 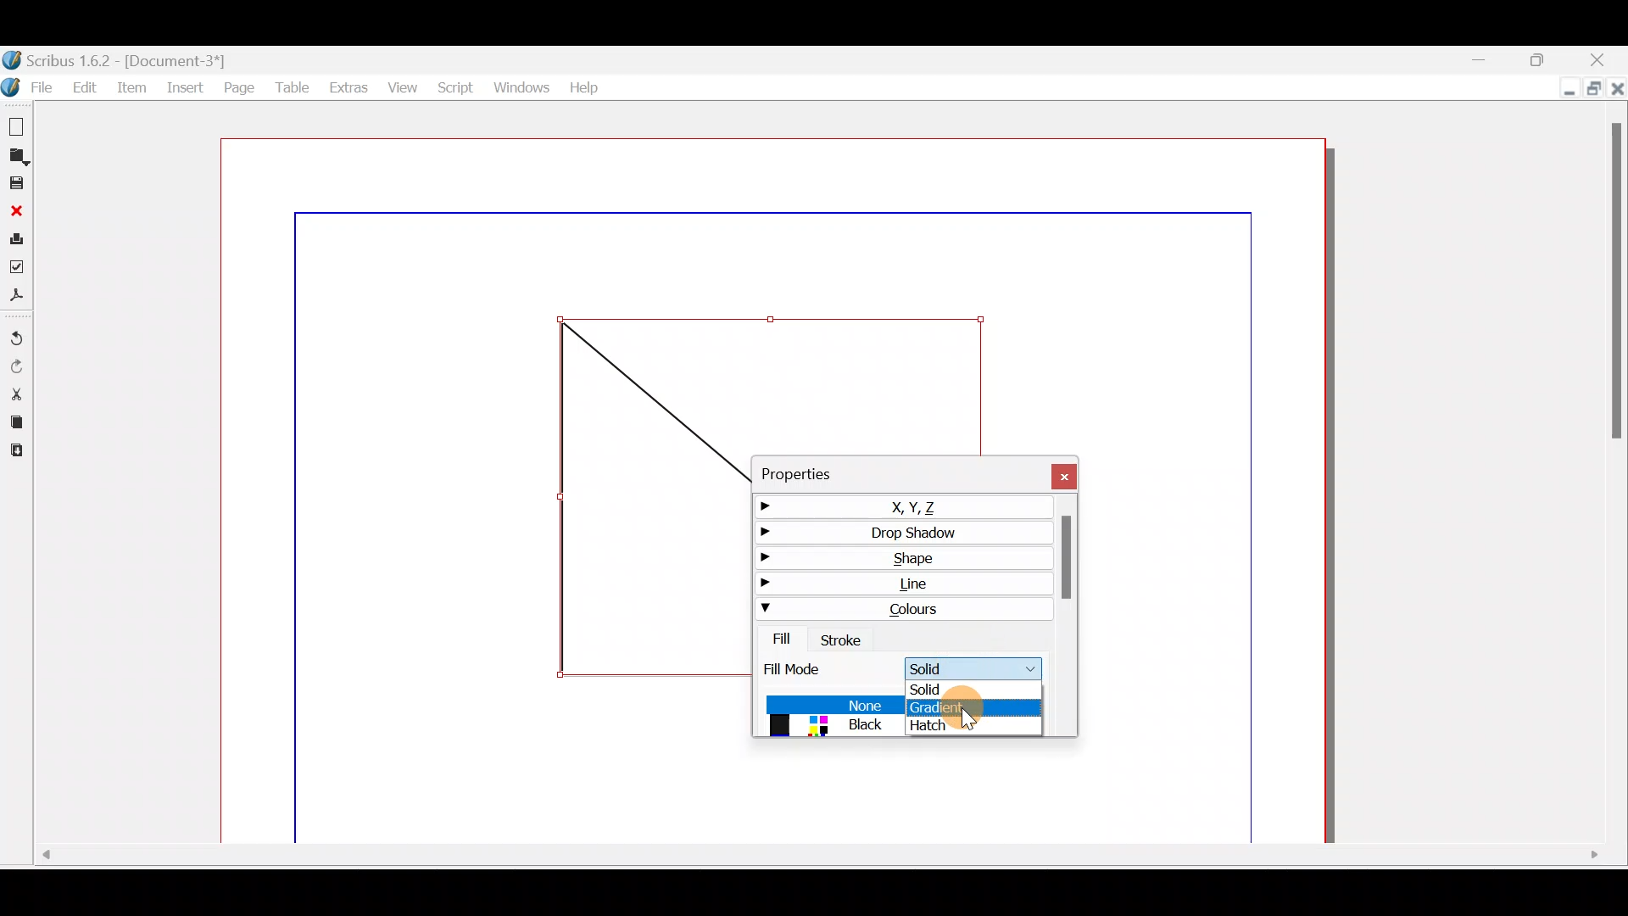 I want to click on Script, so click(x=454, y=87).